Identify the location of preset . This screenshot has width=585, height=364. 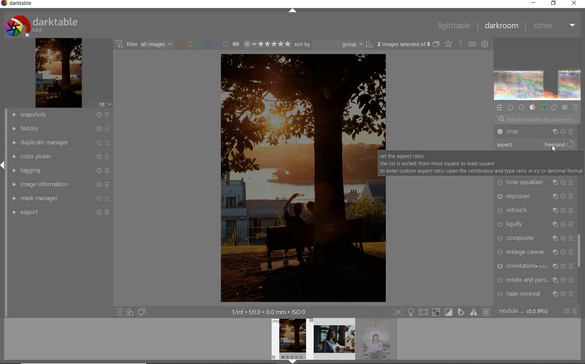
(576, 107).